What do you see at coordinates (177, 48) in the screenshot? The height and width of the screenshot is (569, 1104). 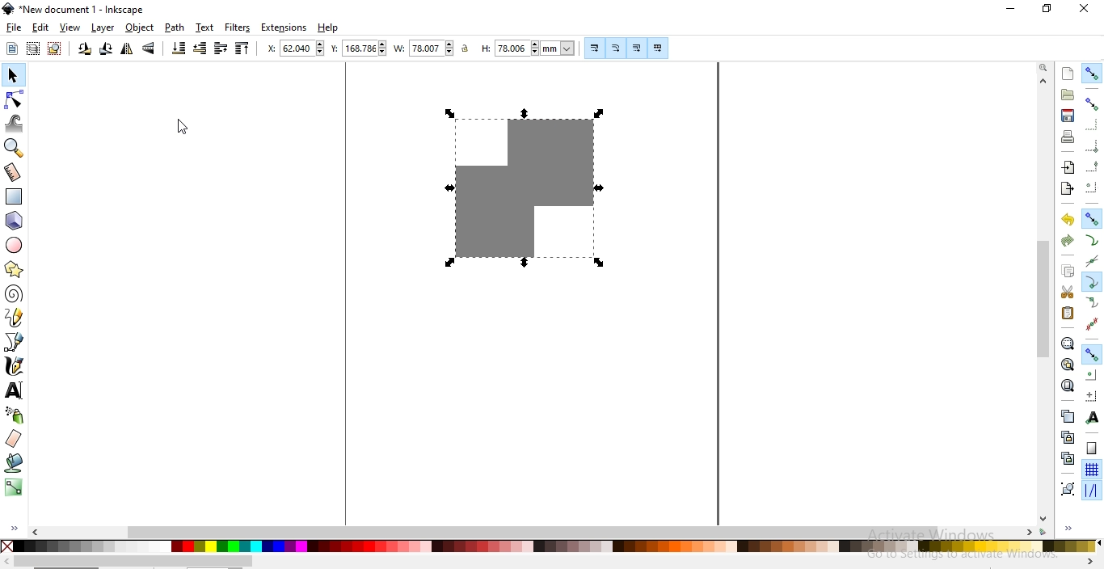 I see `lower selection to bottom` at bounding box center [177, 48].